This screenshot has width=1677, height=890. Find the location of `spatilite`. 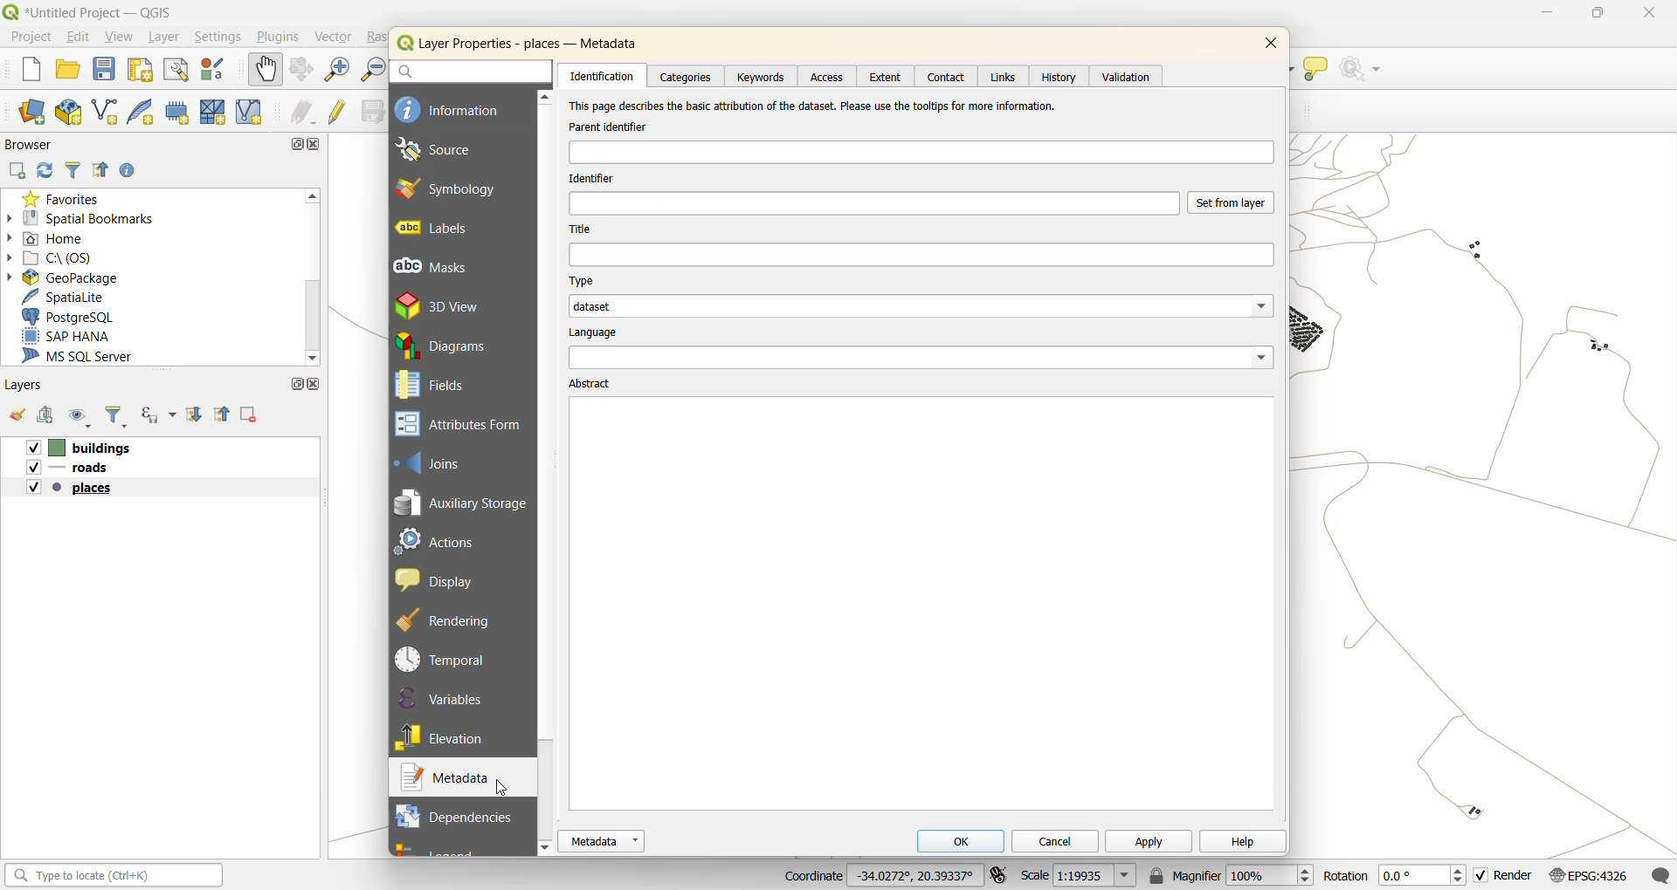

spatilite is located at coordinates (79, 294).